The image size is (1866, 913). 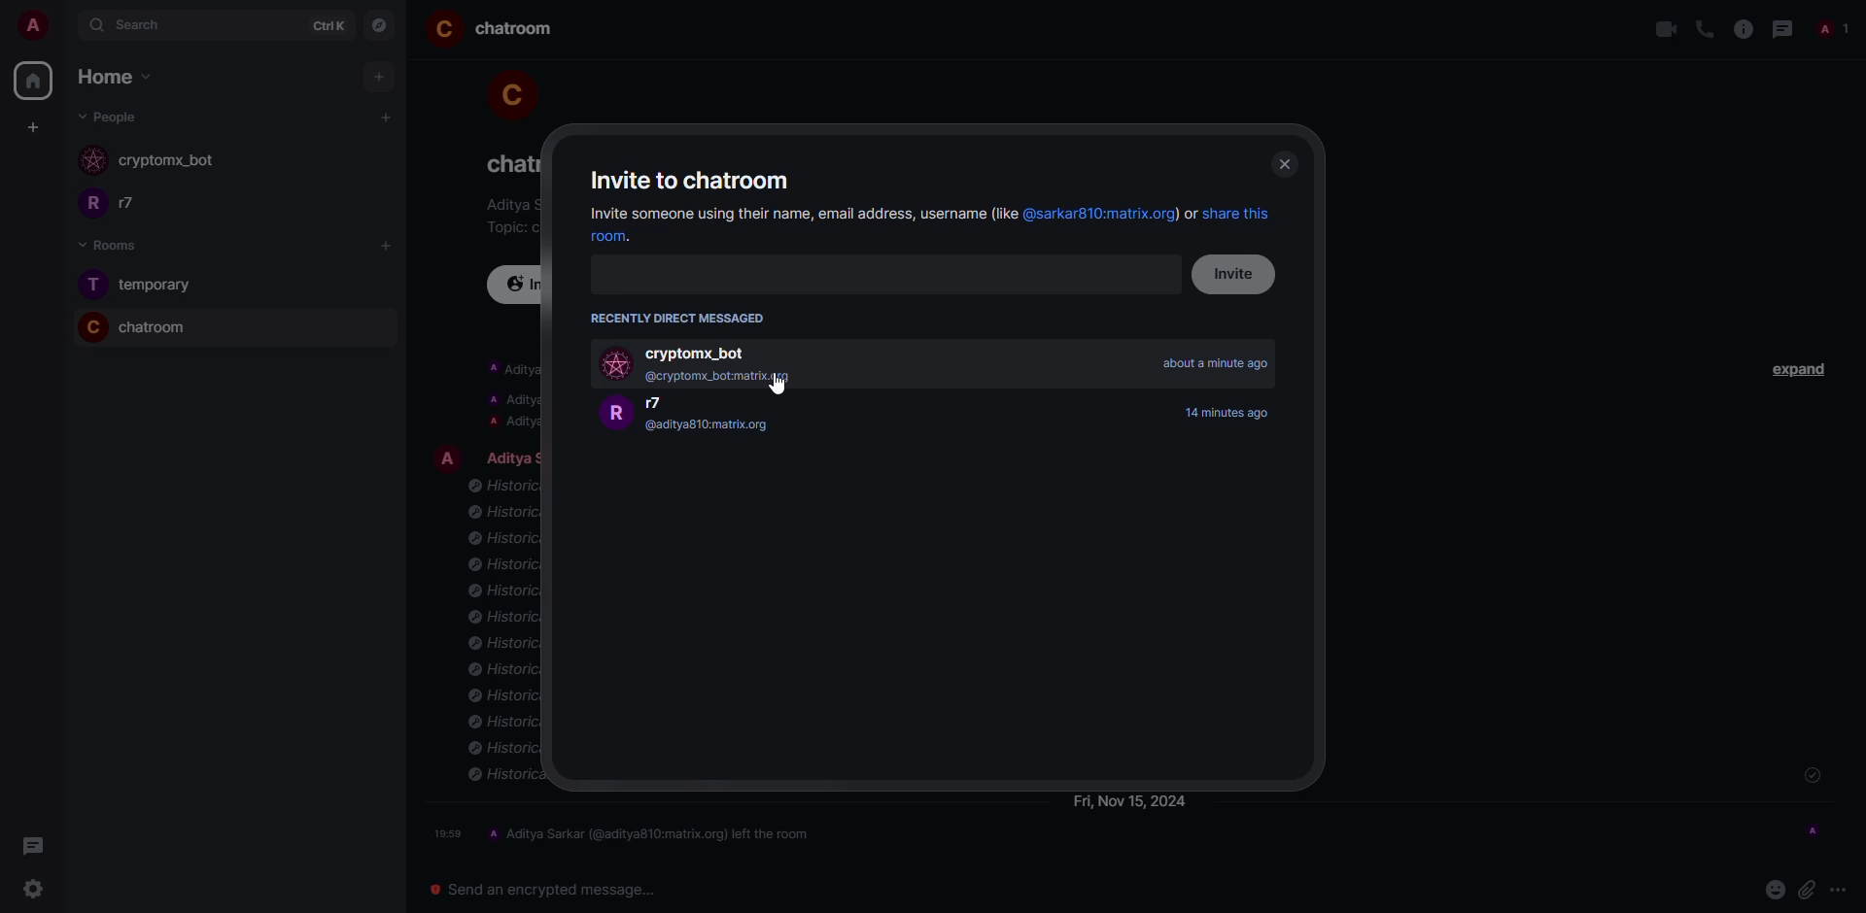 I want to click on profile, so click(x=88, y=206).